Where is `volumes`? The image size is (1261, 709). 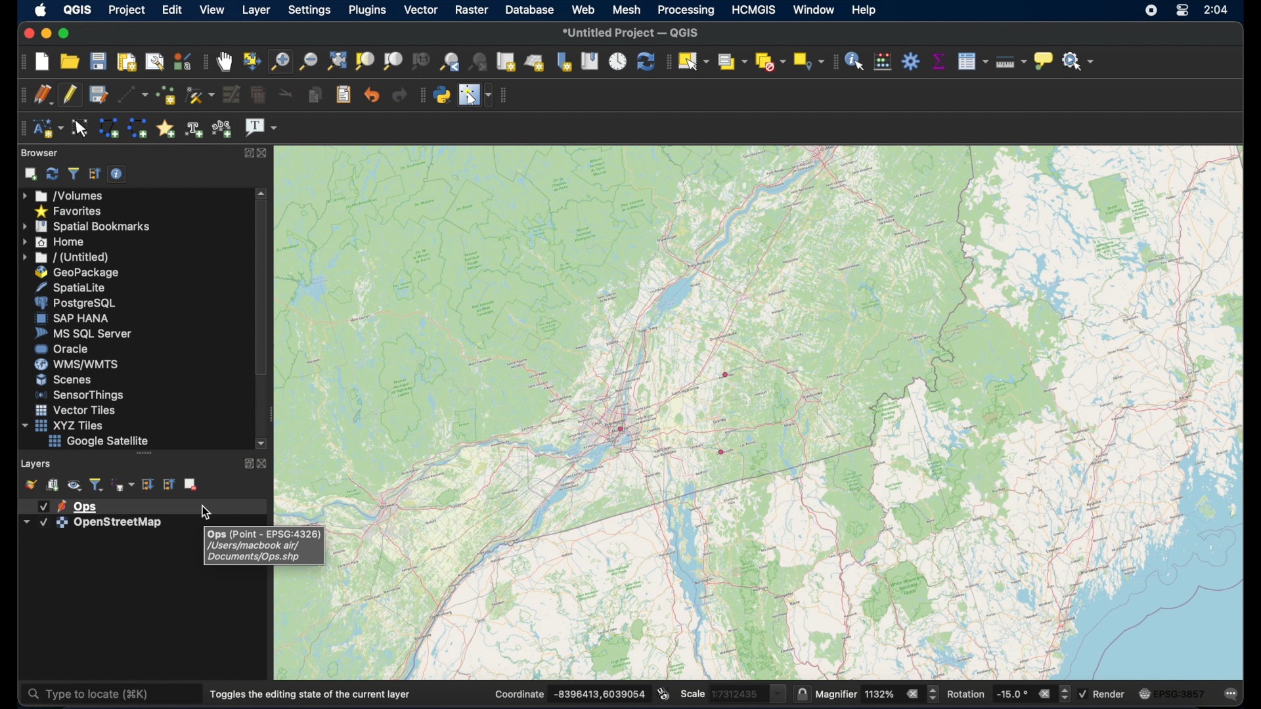 volumes is located at coordinates (62, 194).